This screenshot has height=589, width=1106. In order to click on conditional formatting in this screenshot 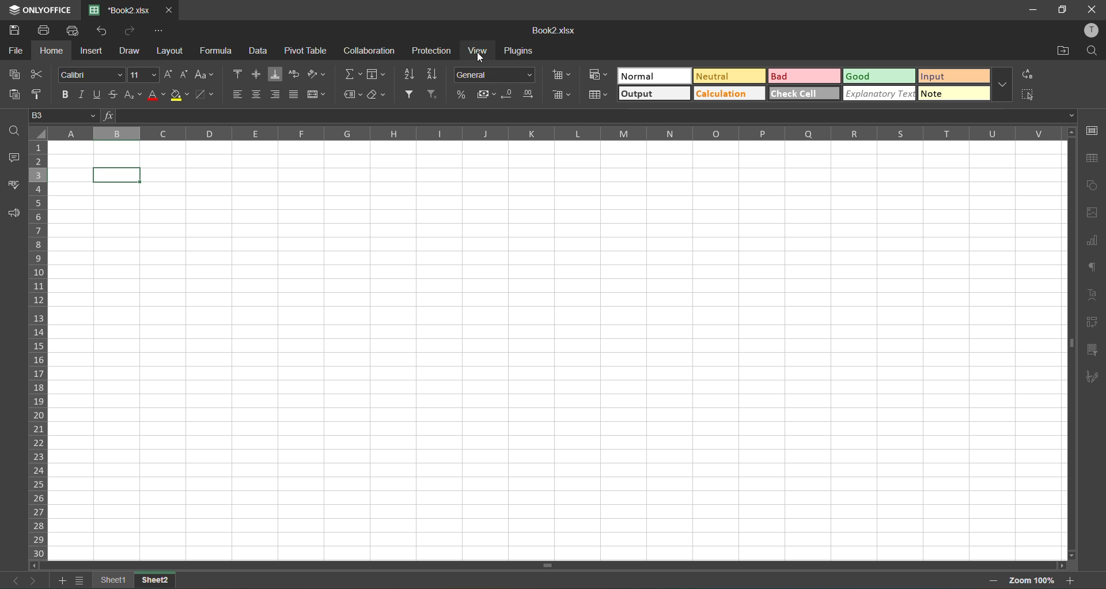, I will do `click(601, 73)`.